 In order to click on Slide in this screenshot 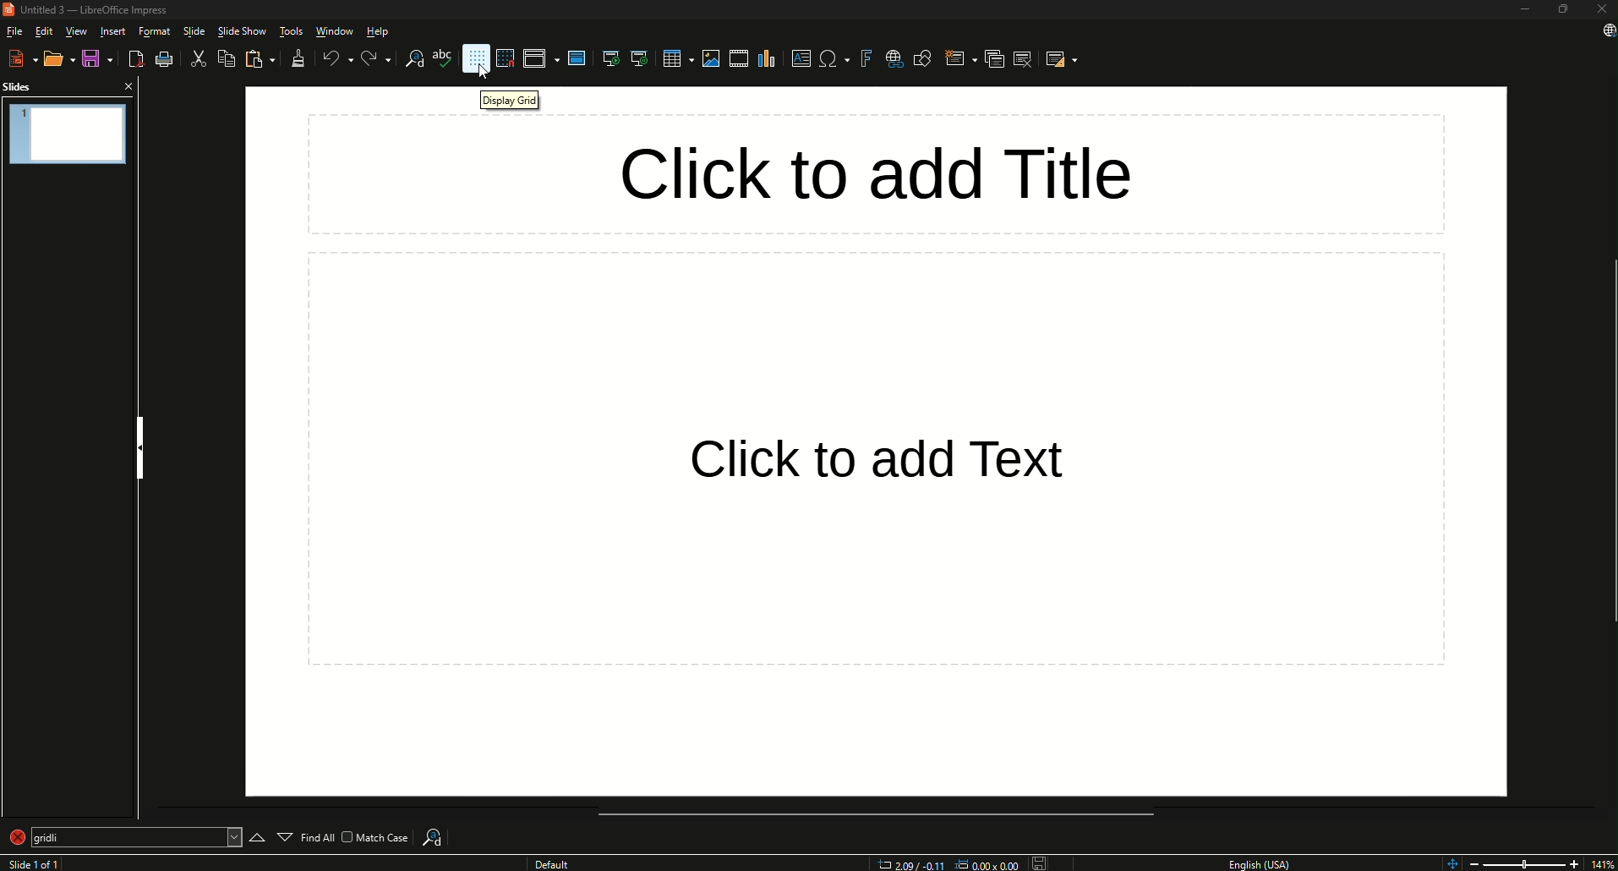, I will do `click(195, 30)`.